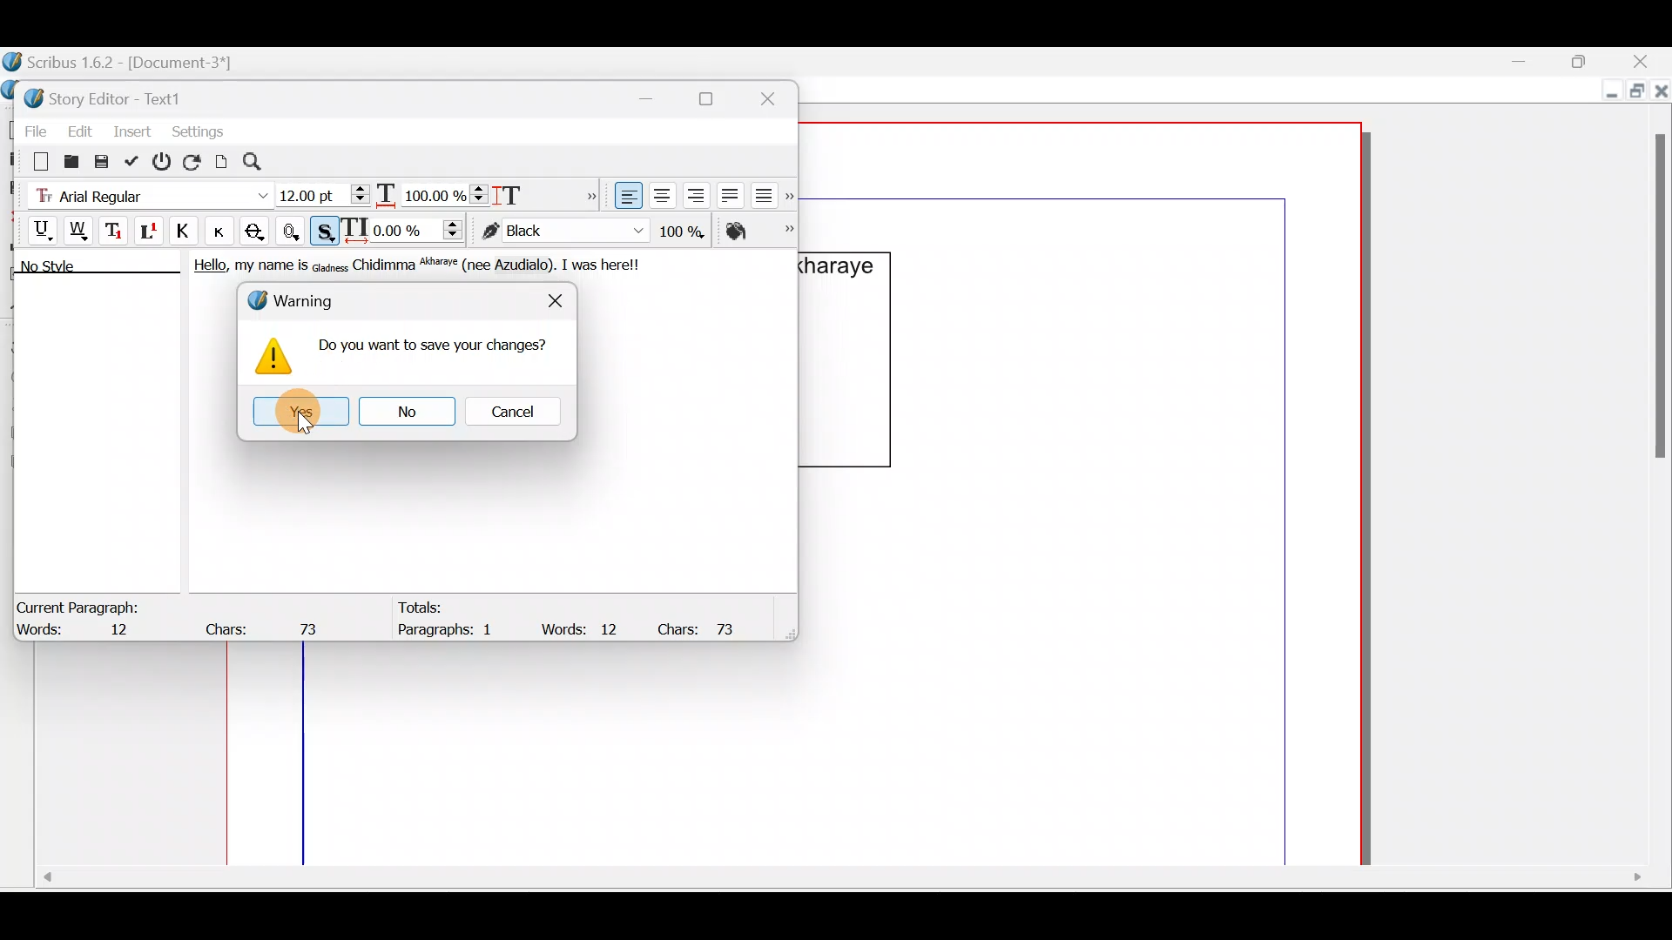 This screenshot has width=1672, height=940. I want to click on Cancel, so click(513, 410).